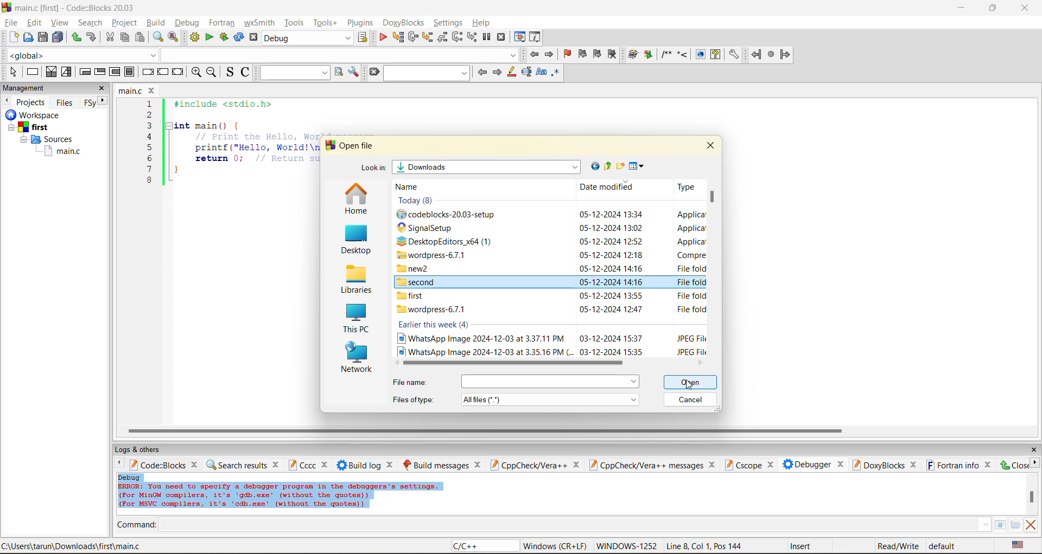 This screenshot has height=554, width=1042. What do you see at coordinates (666, 54) in the screenshot?
I see `comment` at bounding box center [666, 54].